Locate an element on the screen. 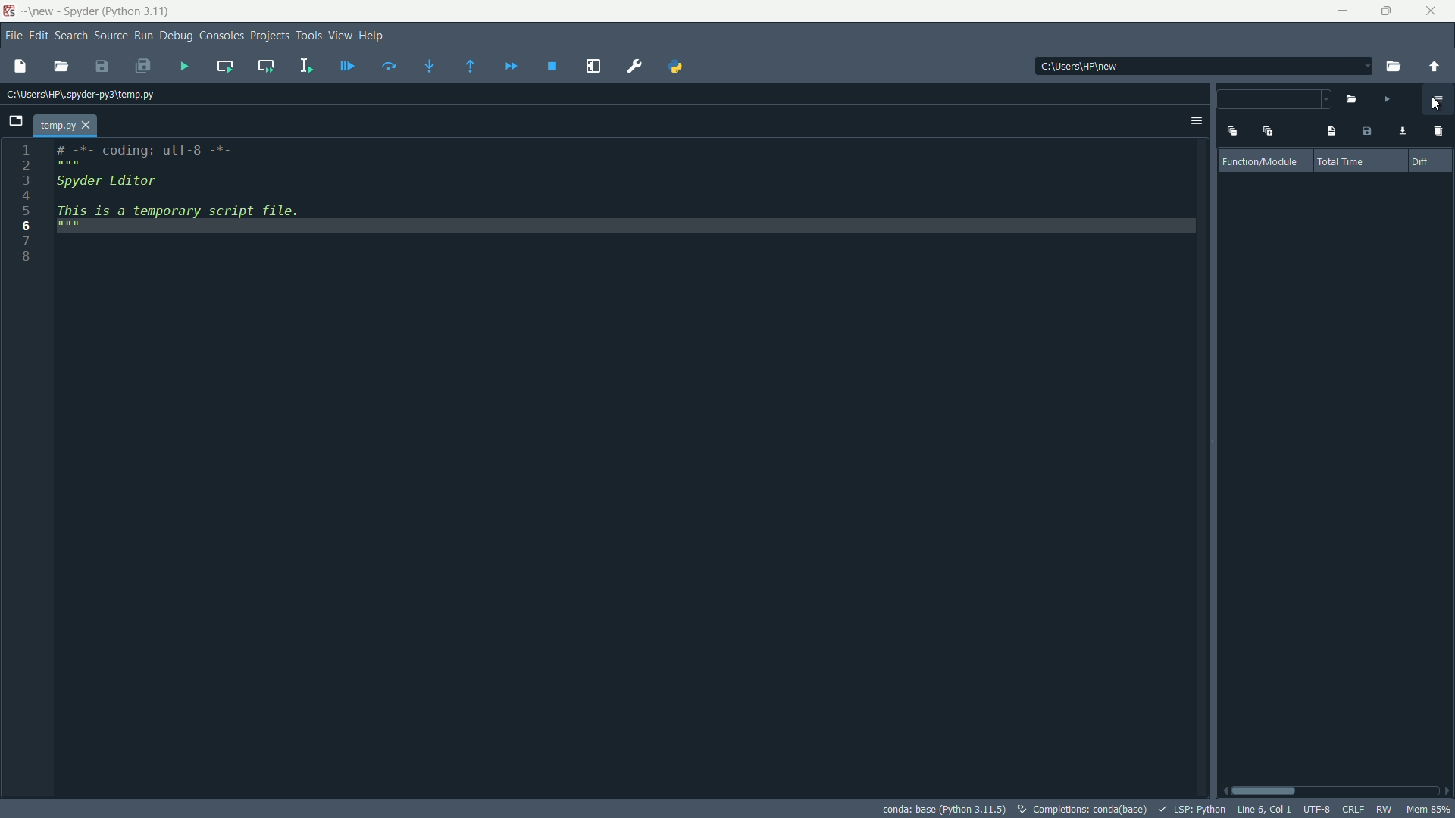  debug file is located at coordinates (348, 67).